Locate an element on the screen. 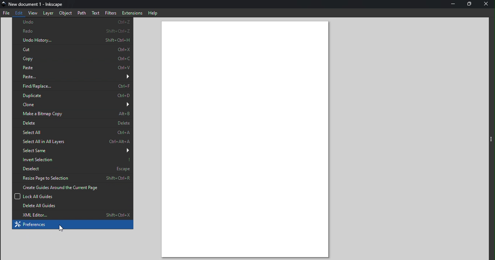 This screenshot has height=260, width=495. Minimize is located at coordinates (452, 4).